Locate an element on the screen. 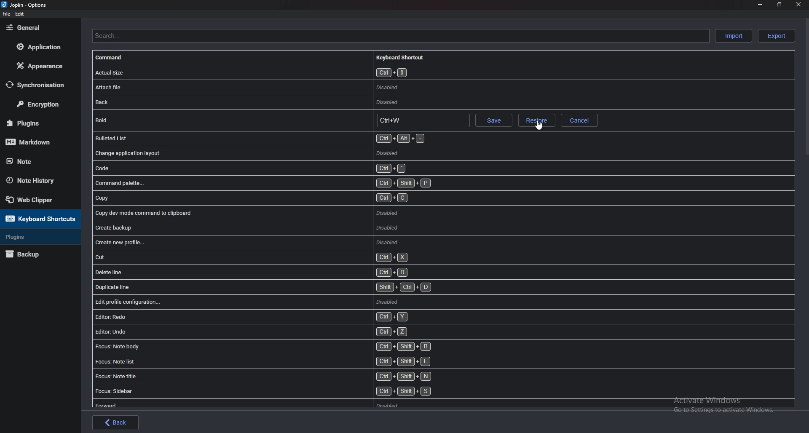 The width and height of the screenshot is (809, 433). Code is located at coordinates (252, 168).